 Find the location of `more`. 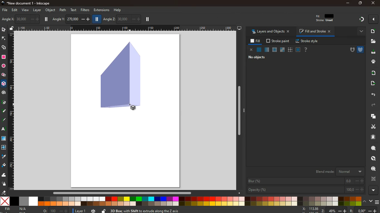

more is located at coordinates (373, 190).